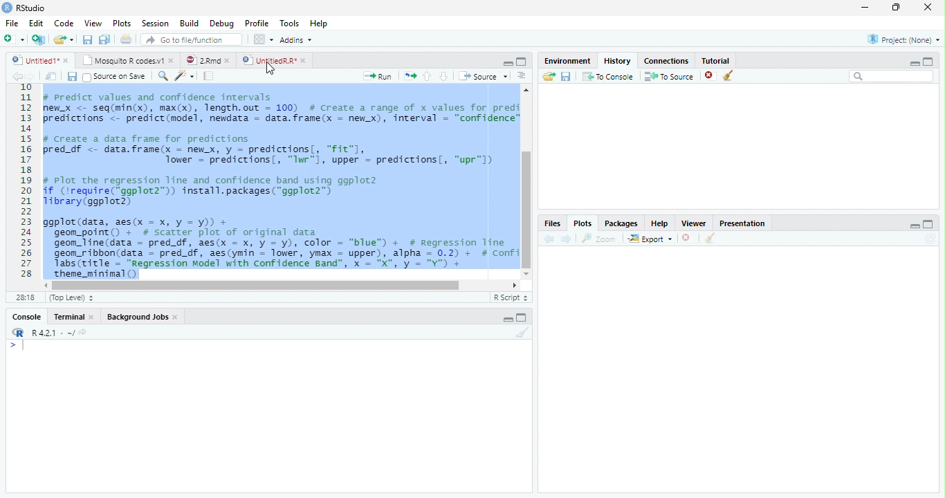 The height and width of the screenshot is (498, 945). Describe the element at coordinates (508, 320) in the screenshot. I see `Minimize` at that location.